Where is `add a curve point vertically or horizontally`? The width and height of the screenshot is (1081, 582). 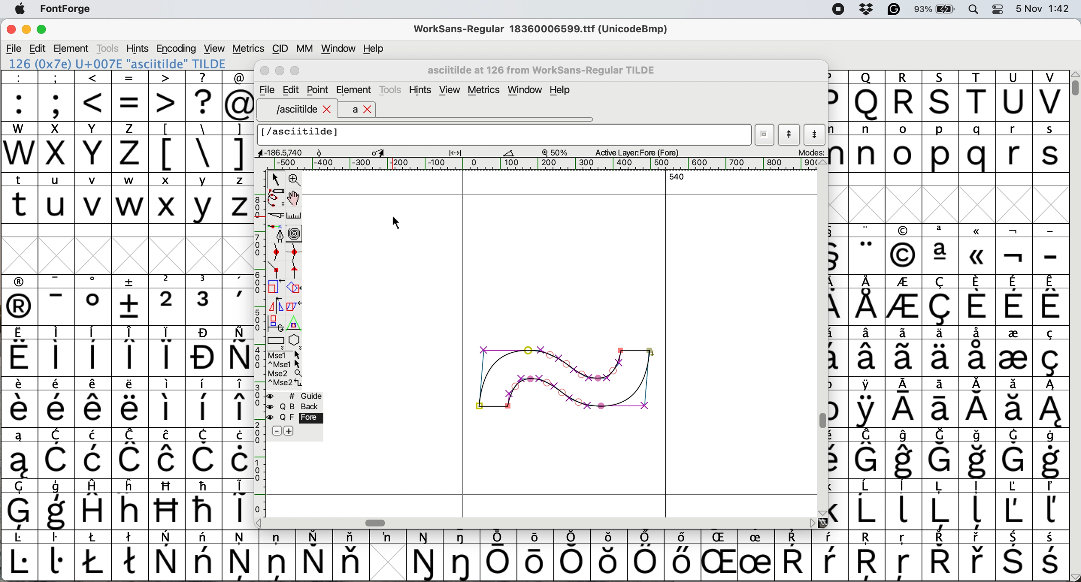 add a curve point vertically or horizontally is located at coordinates (297, 252).